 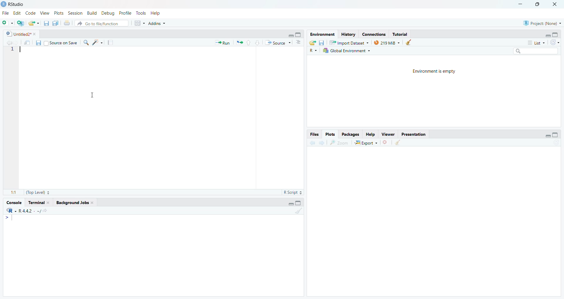 What do you see at coordinates (17, 43) in the screenshot?
I see `Go to next source location` at bounding box center [17, 43].